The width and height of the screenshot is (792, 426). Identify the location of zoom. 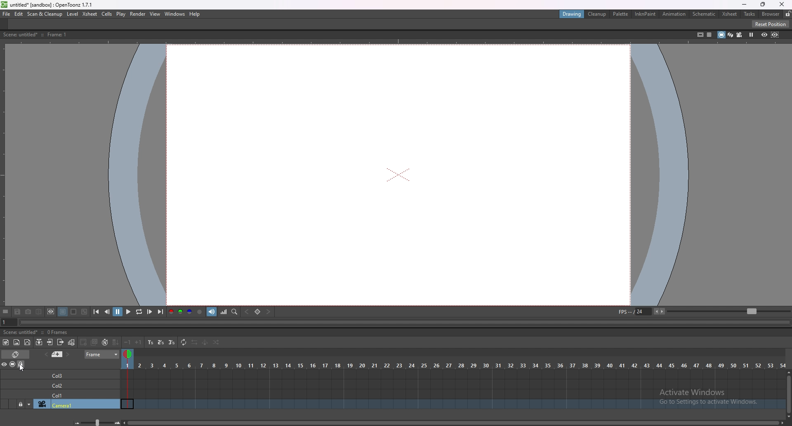
(728, 311).